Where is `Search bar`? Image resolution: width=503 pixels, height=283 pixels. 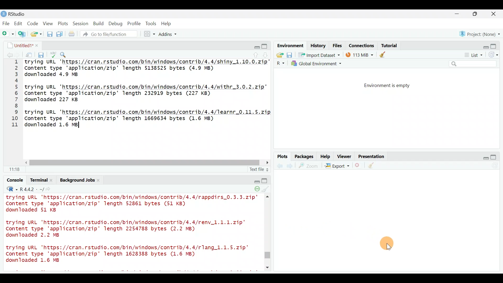
Search bar is located at coordinates (474, 64).